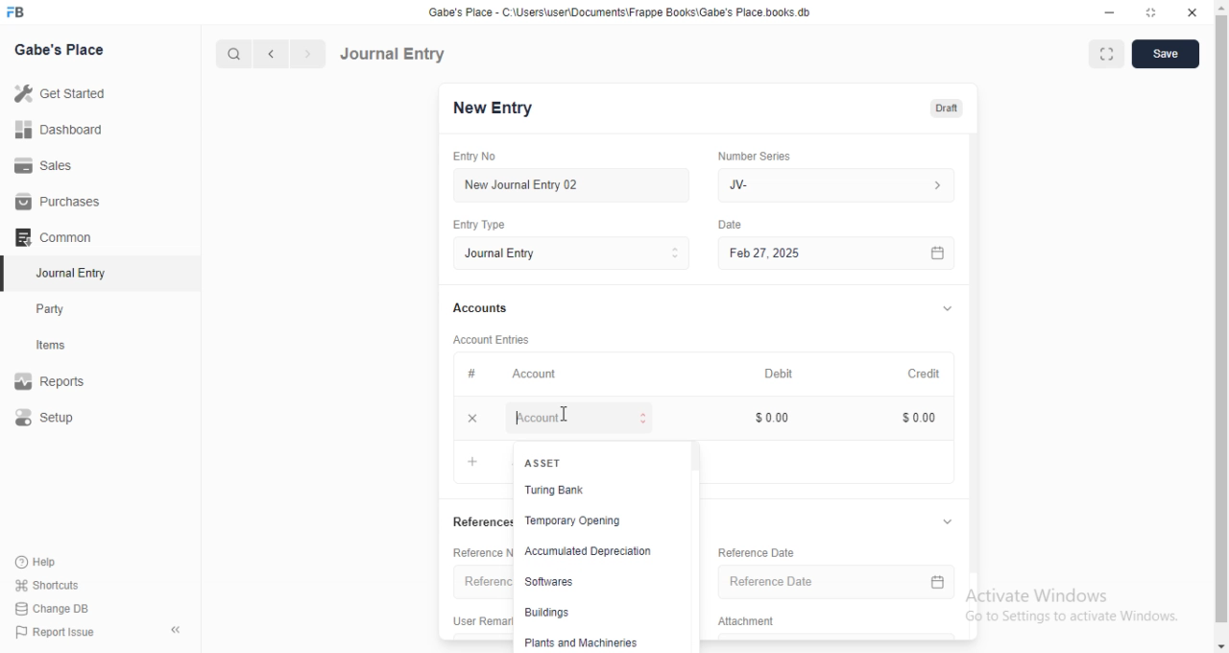 This screenshot has height=653, width=1229. Describe the element at coordinates (547, 581) in the screenshot. I see `Softwares` at that location.